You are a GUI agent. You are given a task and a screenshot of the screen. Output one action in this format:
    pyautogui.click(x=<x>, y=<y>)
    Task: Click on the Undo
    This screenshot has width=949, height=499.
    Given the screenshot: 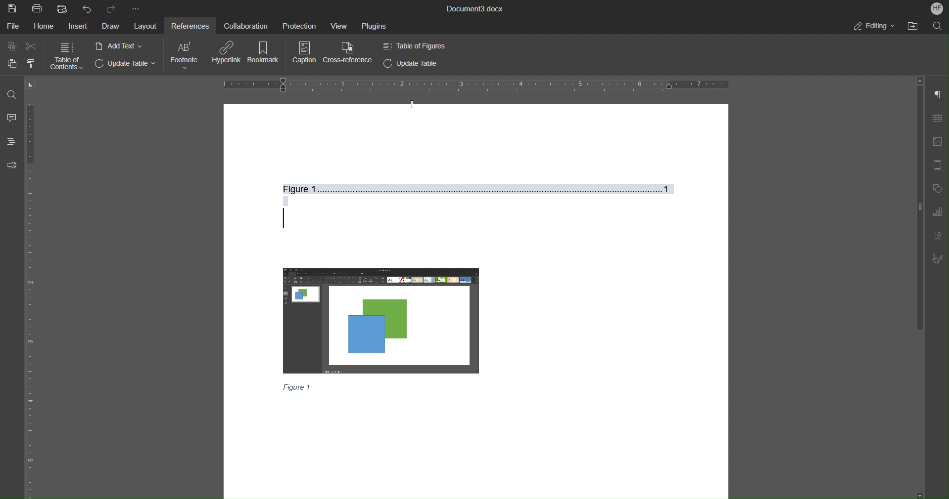 What is the action you would take?
    pyautogui.click(x=87, y=8)
    